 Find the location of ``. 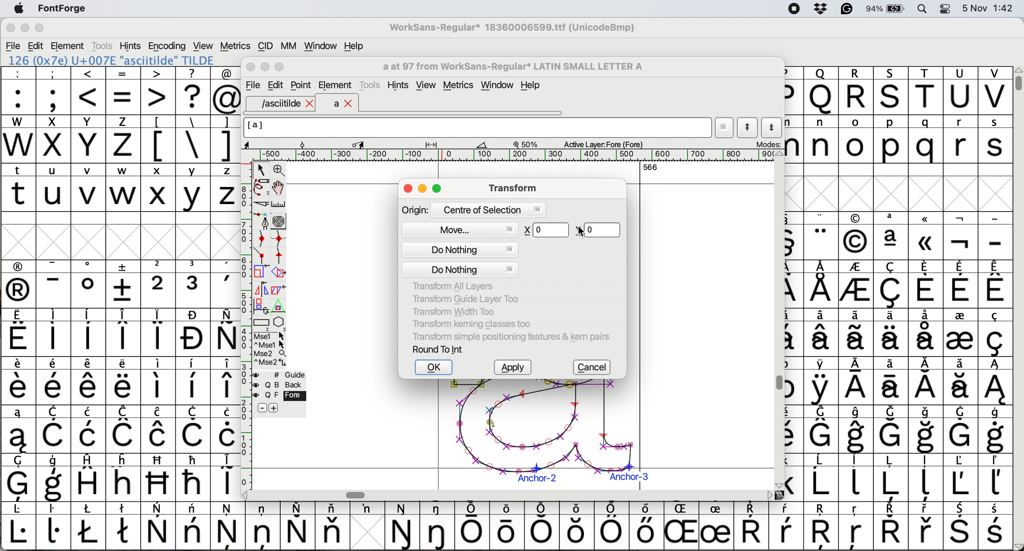

 is located at coordinates (821, 91).